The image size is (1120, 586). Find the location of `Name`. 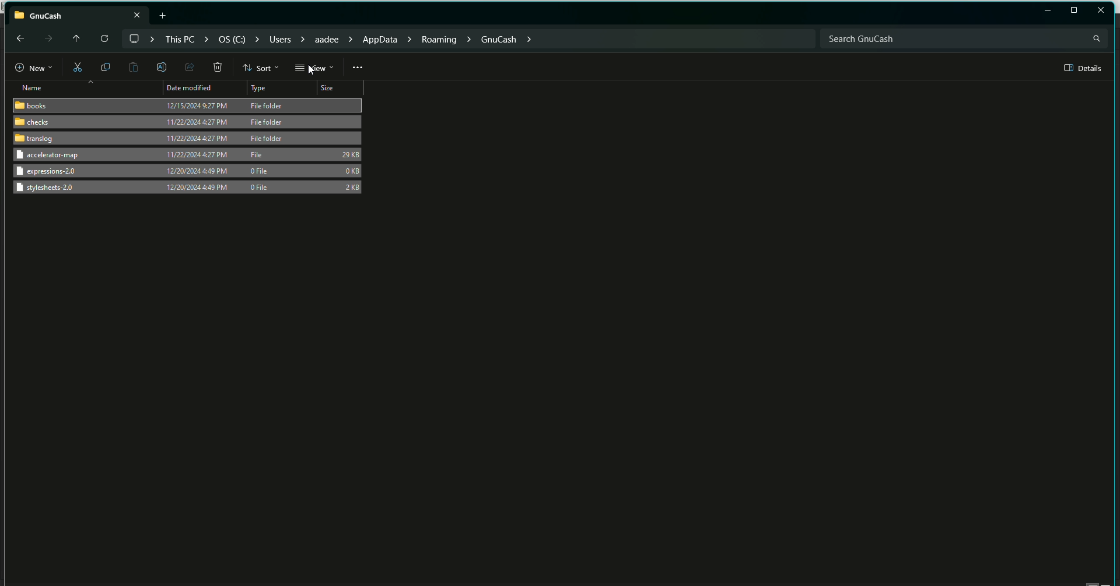

Name is located at coordinates (28, 88).